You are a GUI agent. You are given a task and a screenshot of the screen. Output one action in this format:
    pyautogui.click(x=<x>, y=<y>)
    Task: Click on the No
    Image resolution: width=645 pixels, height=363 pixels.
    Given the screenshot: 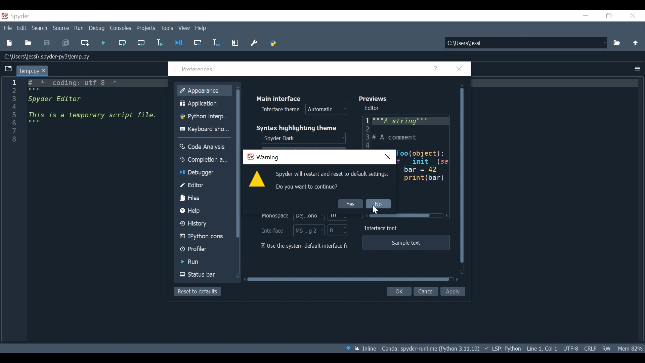 What is the action you would take?
    pyautogui.click(x=378, y=204)
    